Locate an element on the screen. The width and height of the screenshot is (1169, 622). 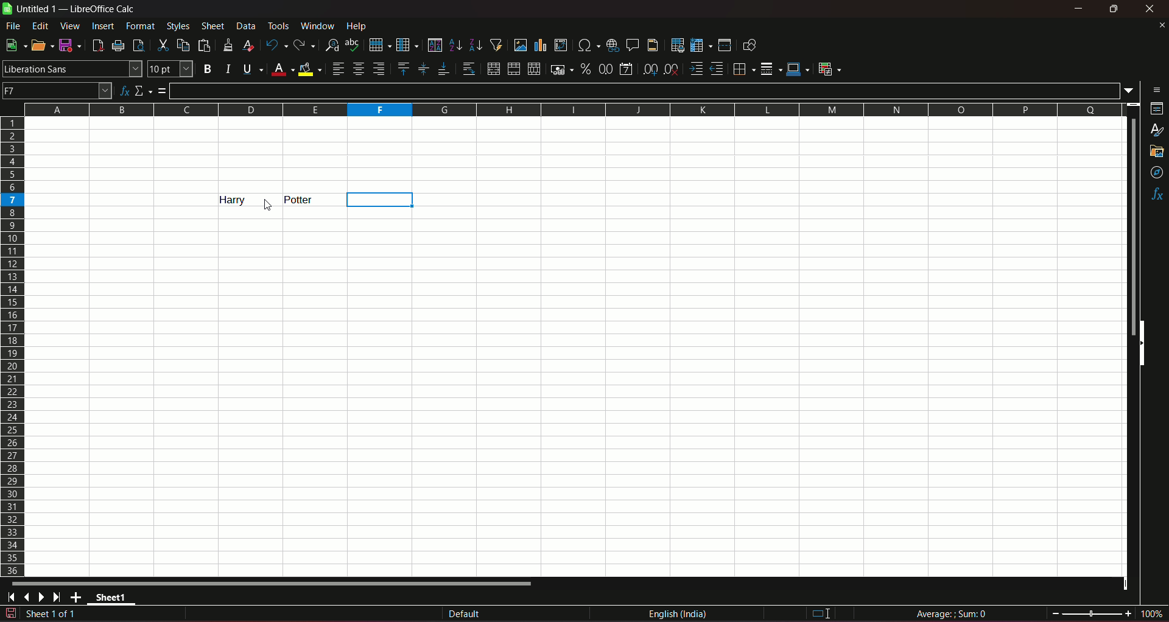
format is located at coordinates (141, 26).